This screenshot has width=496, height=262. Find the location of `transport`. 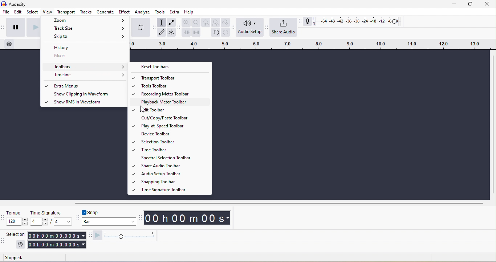

transport is located at coordinates (66, 12).